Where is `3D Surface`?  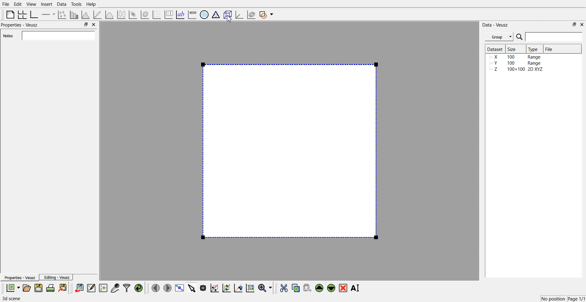 3D Surface is located at coordinates (133, 15).